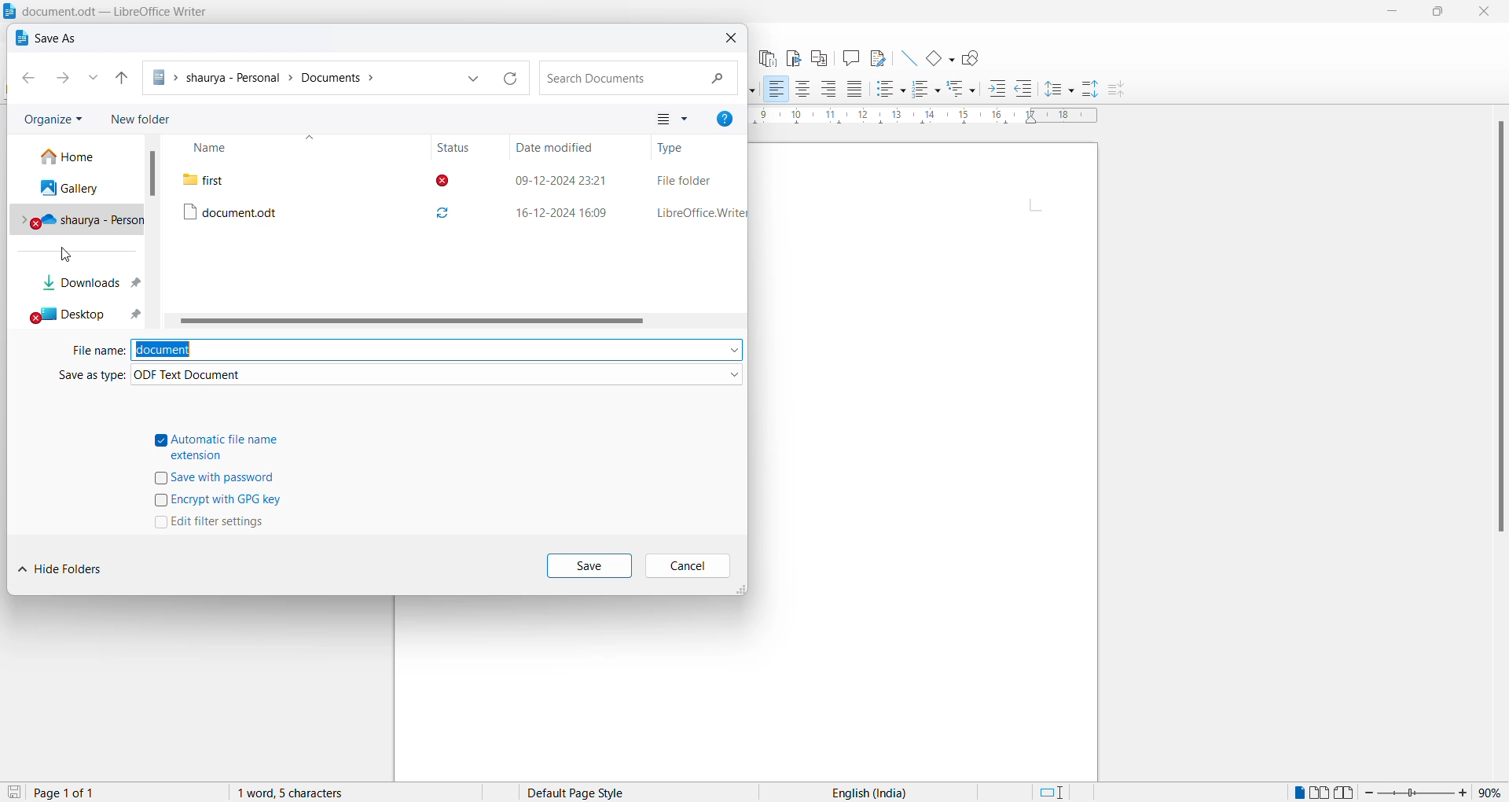  I want to click on Insert line, so click(908, 59).